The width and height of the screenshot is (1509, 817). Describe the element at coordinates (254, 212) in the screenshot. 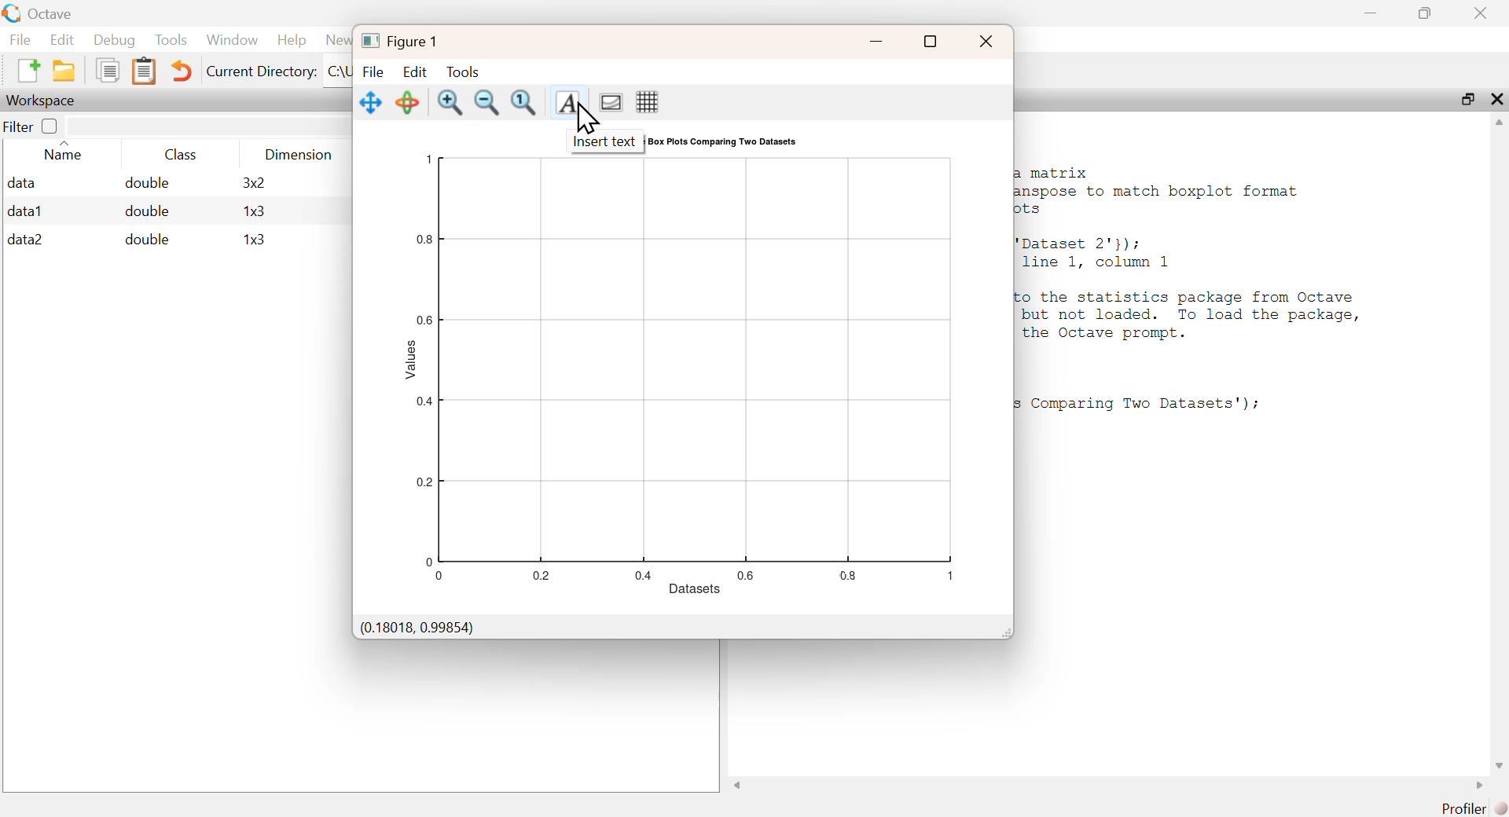

I see `1x3` at that location.